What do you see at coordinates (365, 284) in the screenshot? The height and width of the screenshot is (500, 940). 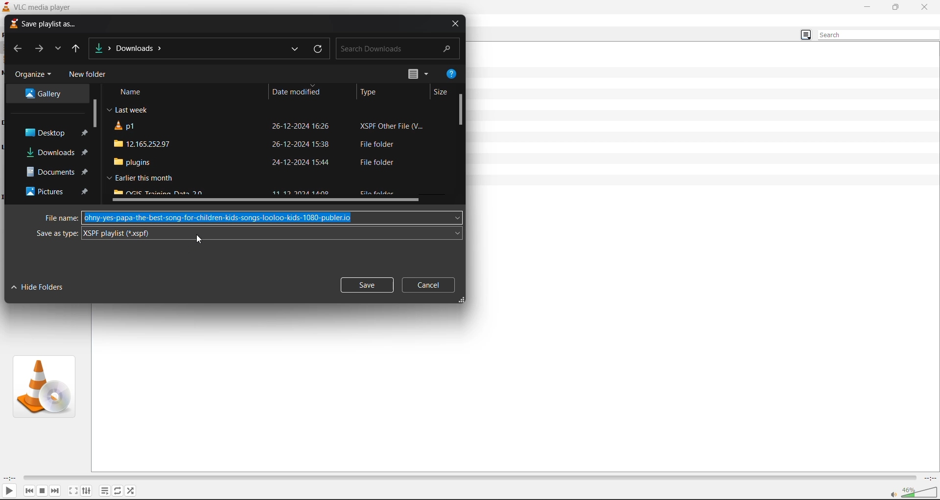 I see `save` at bounding box center [365, 284].